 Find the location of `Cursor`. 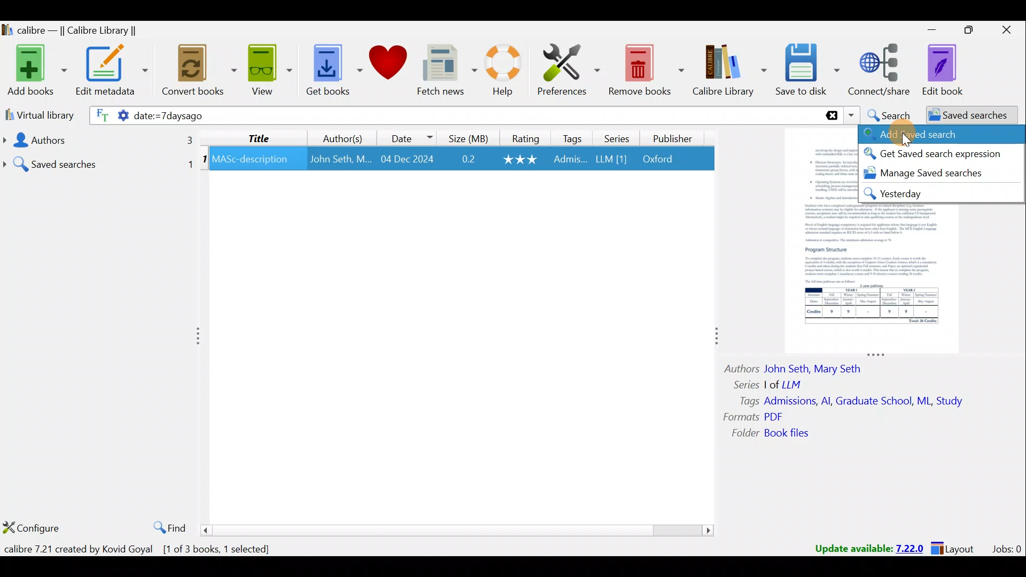

Cursor is located at coordinates (905, 137).